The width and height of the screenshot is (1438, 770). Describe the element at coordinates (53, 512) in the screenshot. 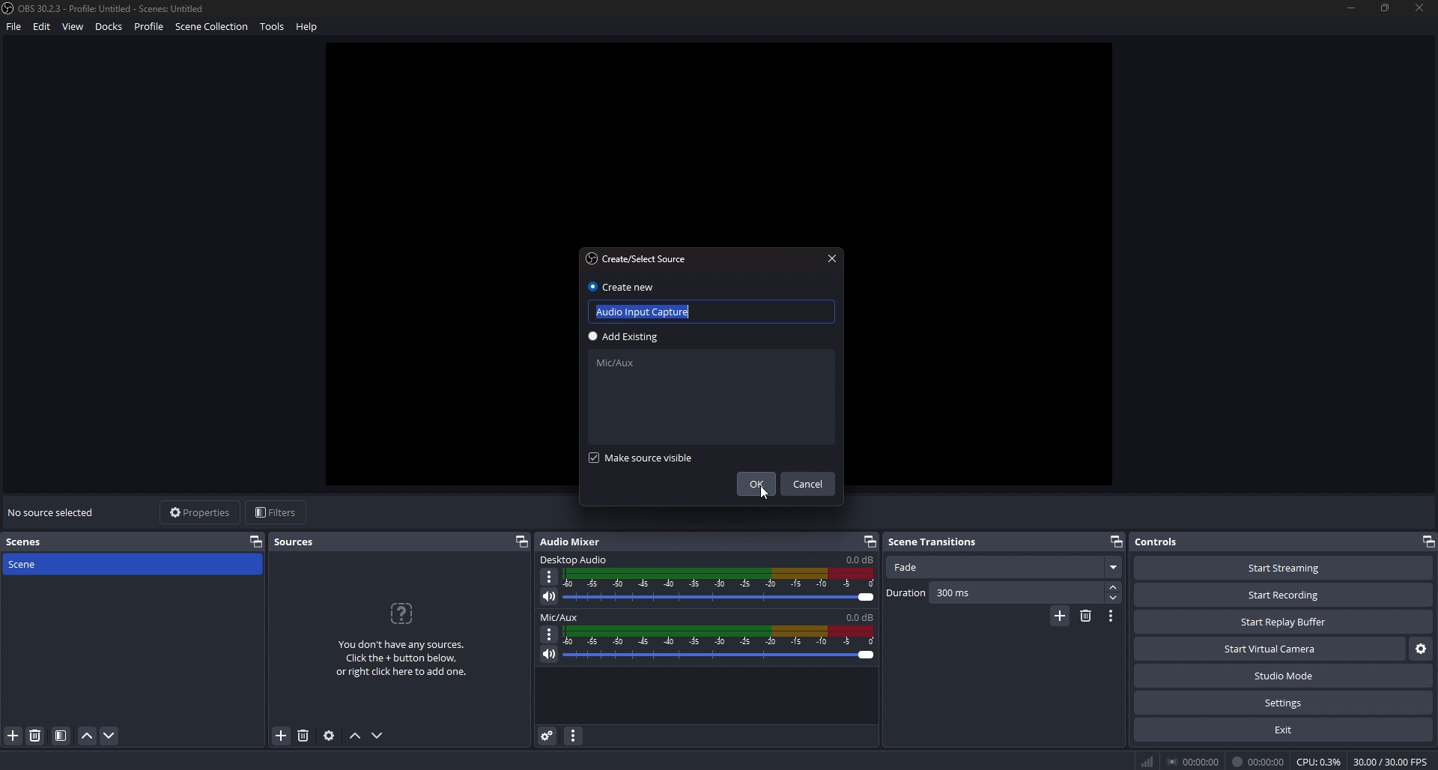

I see `no source selected` at that location.